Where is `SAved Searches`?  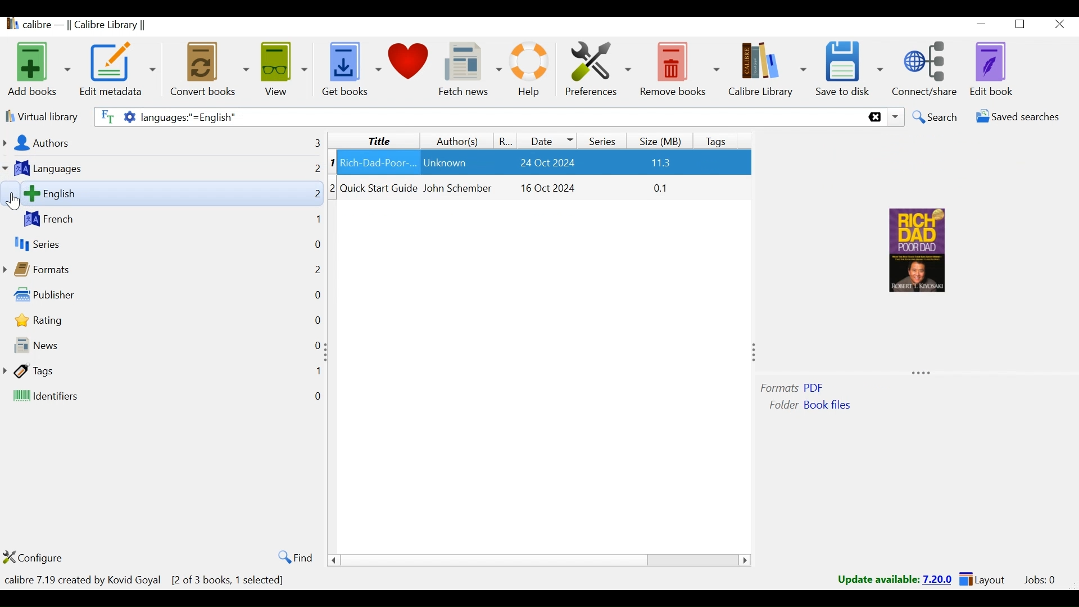 SAved Searches is located at coordinates (1014, 119).